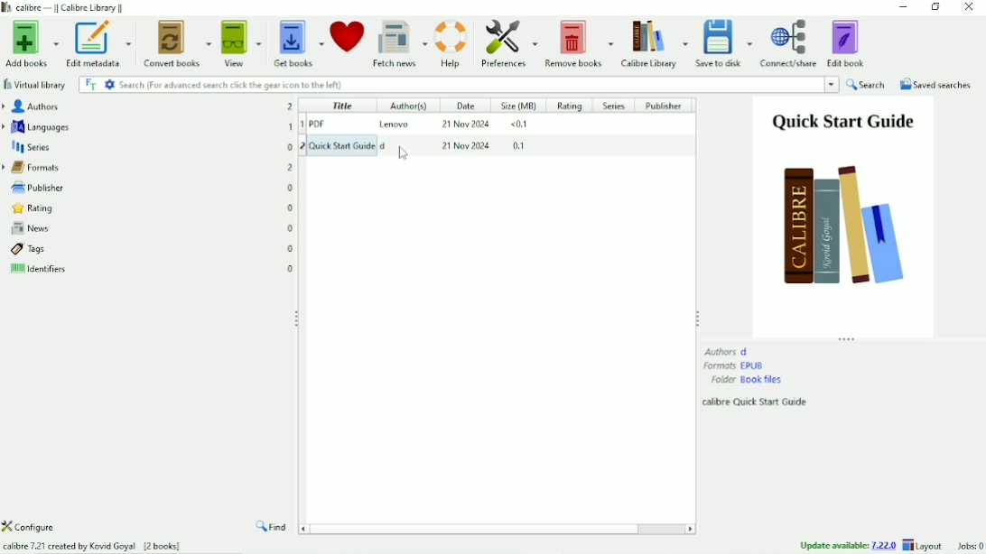 The image size is (986, 554). What do you see at coordinates (273, 528) in the screenshot?
I see `Find` at bounding box center [273, 528].